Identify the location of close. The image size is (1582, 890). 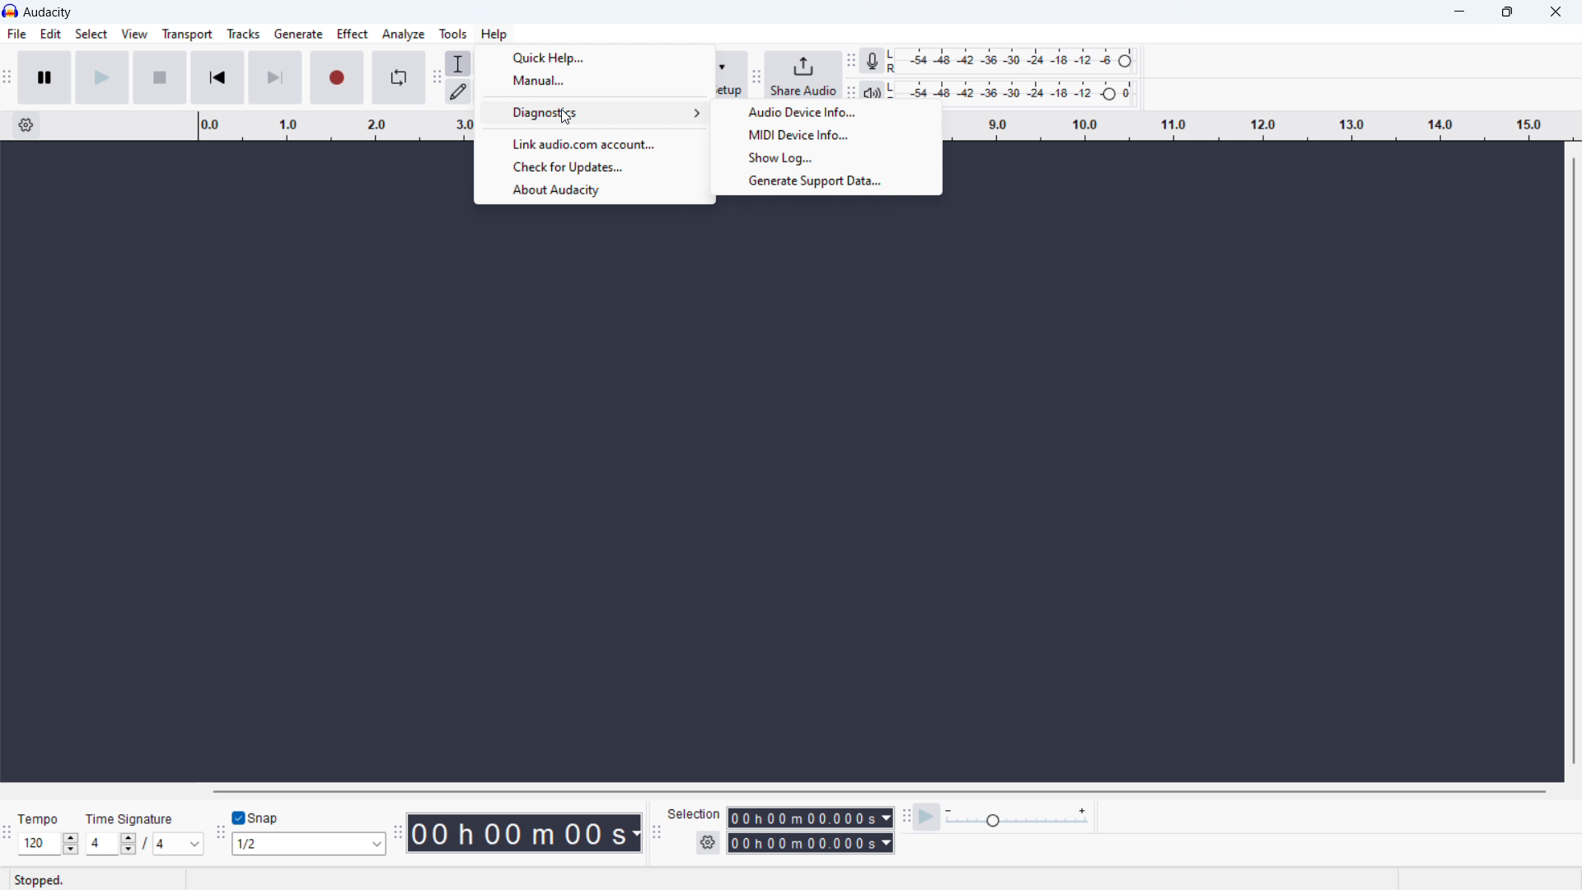
(1557, 12).